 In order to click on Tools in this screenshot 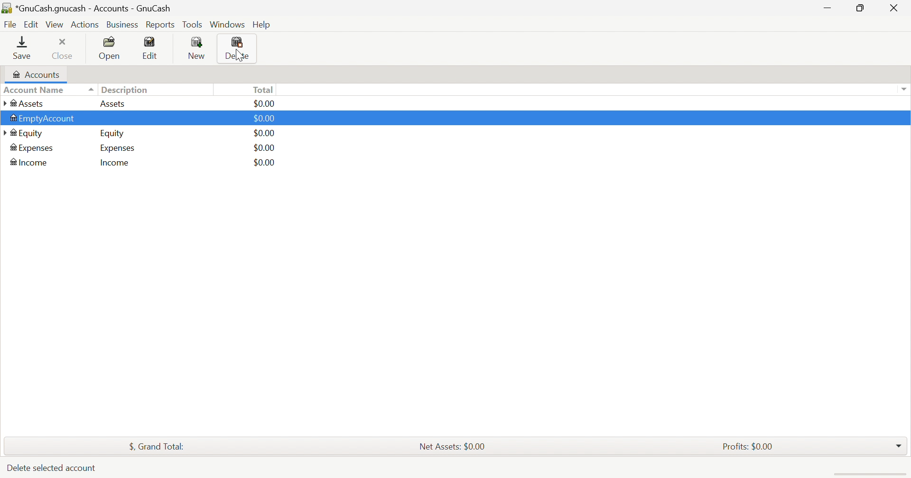, I will do `click(193, 26)`.